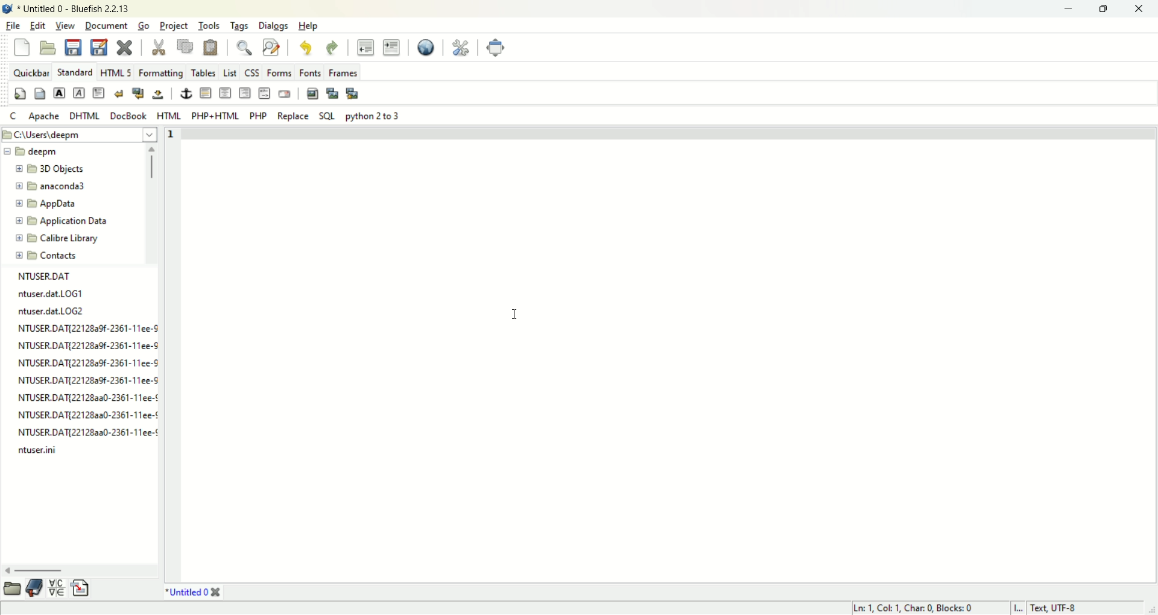 This screenshot has height=615, width=1158. Describe the element at coordinates (252, 72) in the screenshot. I see `css` at that location.